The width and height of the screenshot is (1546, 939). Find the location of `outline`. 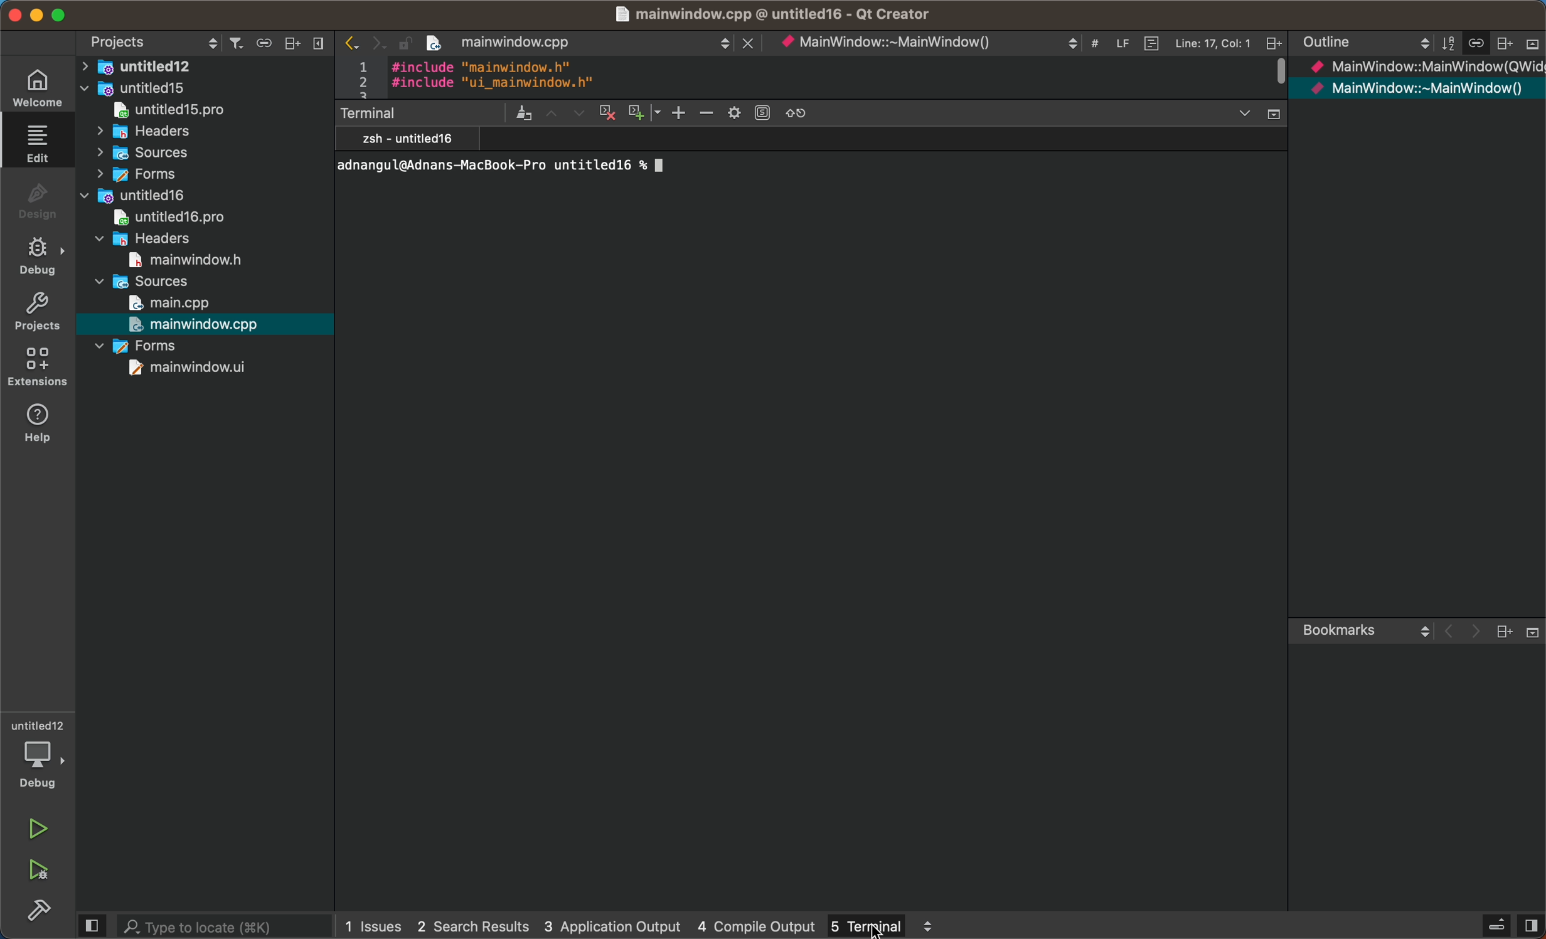

outline is located at coordinates (1418, 45).